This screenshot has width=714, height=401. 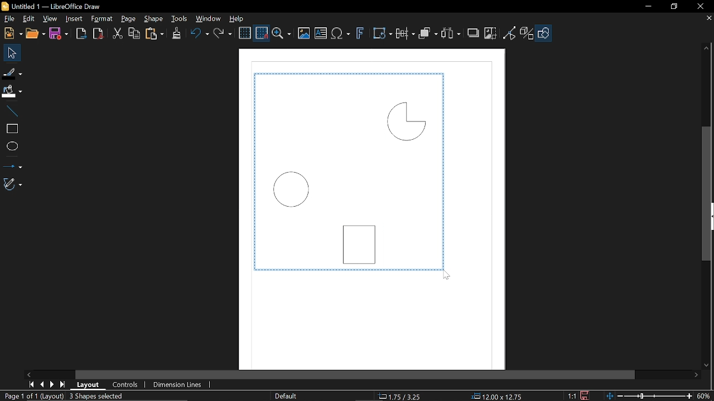 I want to click on Export pdf, so click(x=97, y=34).